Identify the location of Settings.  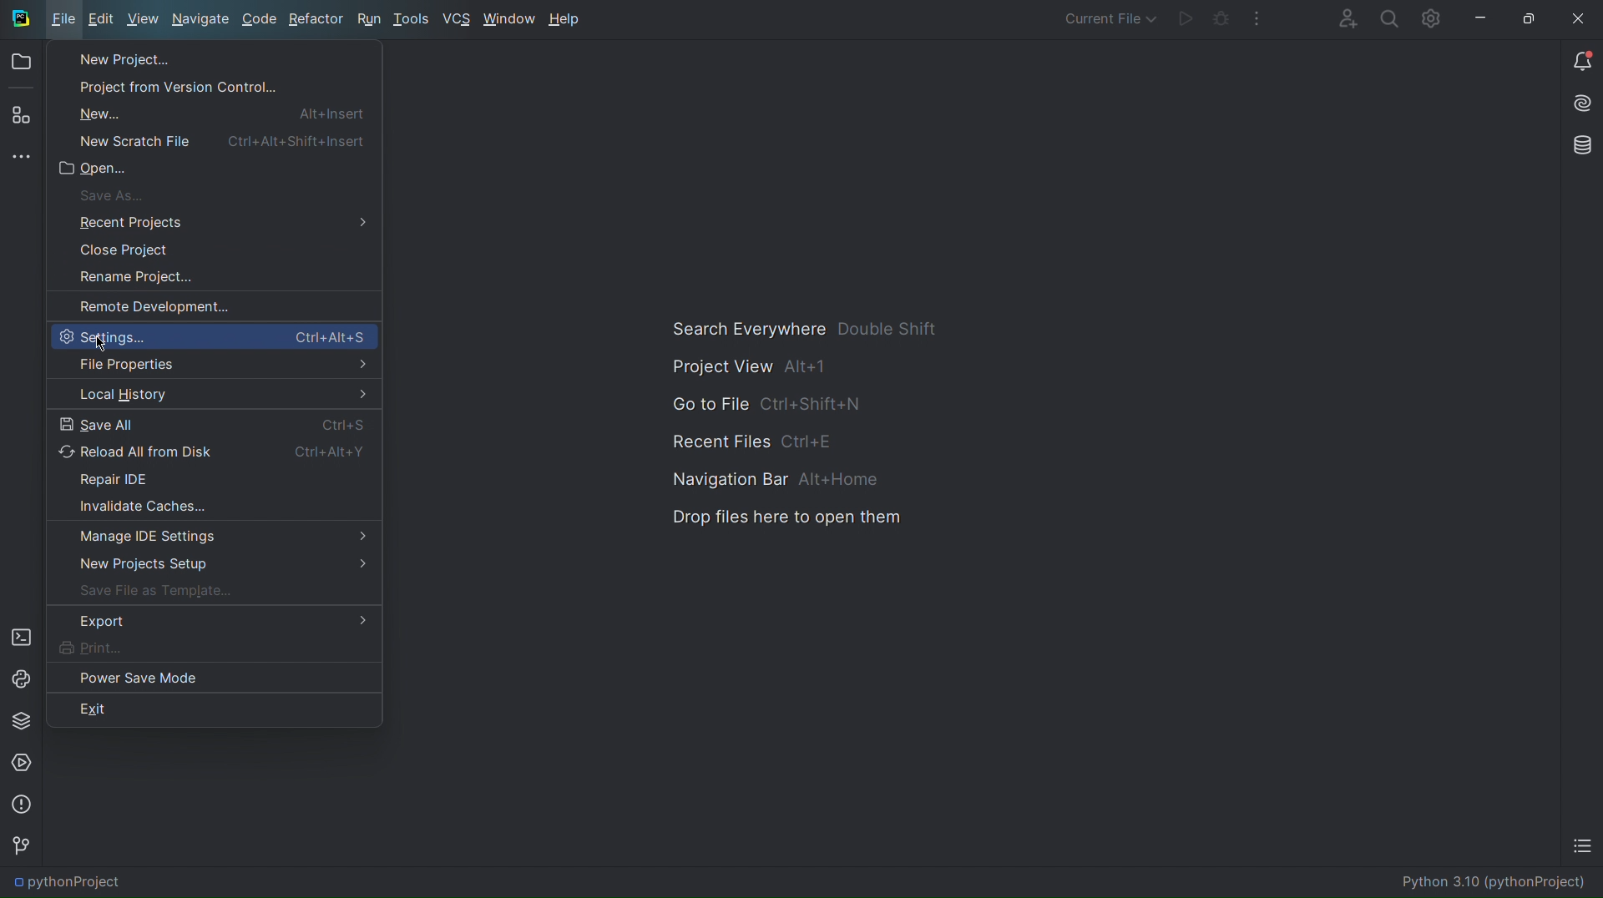
(1431, 18).